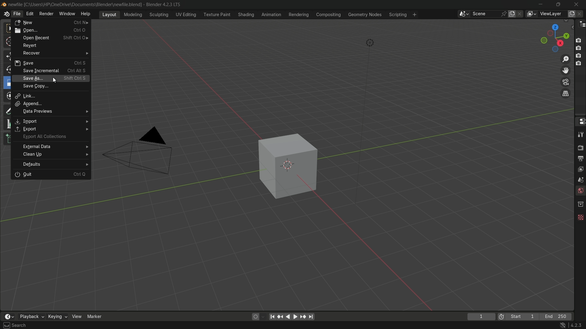 The width and height of the screenshot is (586, 329). I want to click on measure, so click(5, 124).